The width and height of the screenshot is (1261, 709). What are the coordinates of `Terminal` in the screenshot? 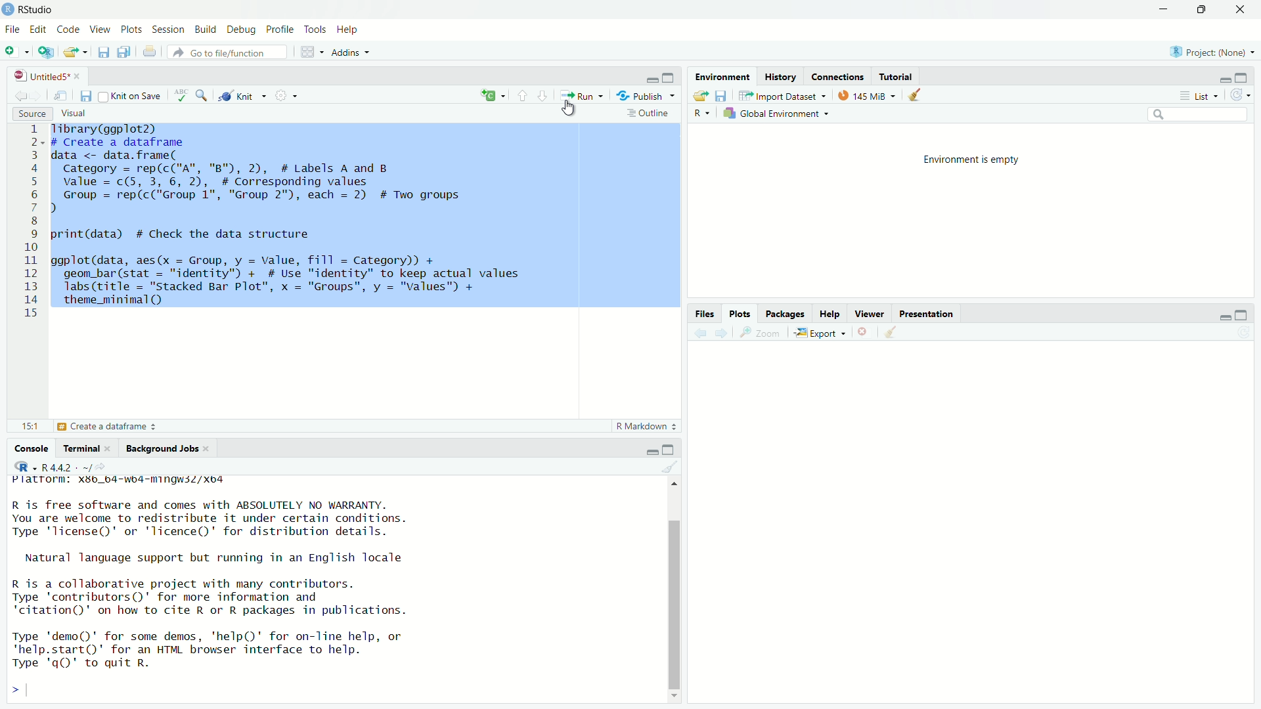 It's located at (87, 447).